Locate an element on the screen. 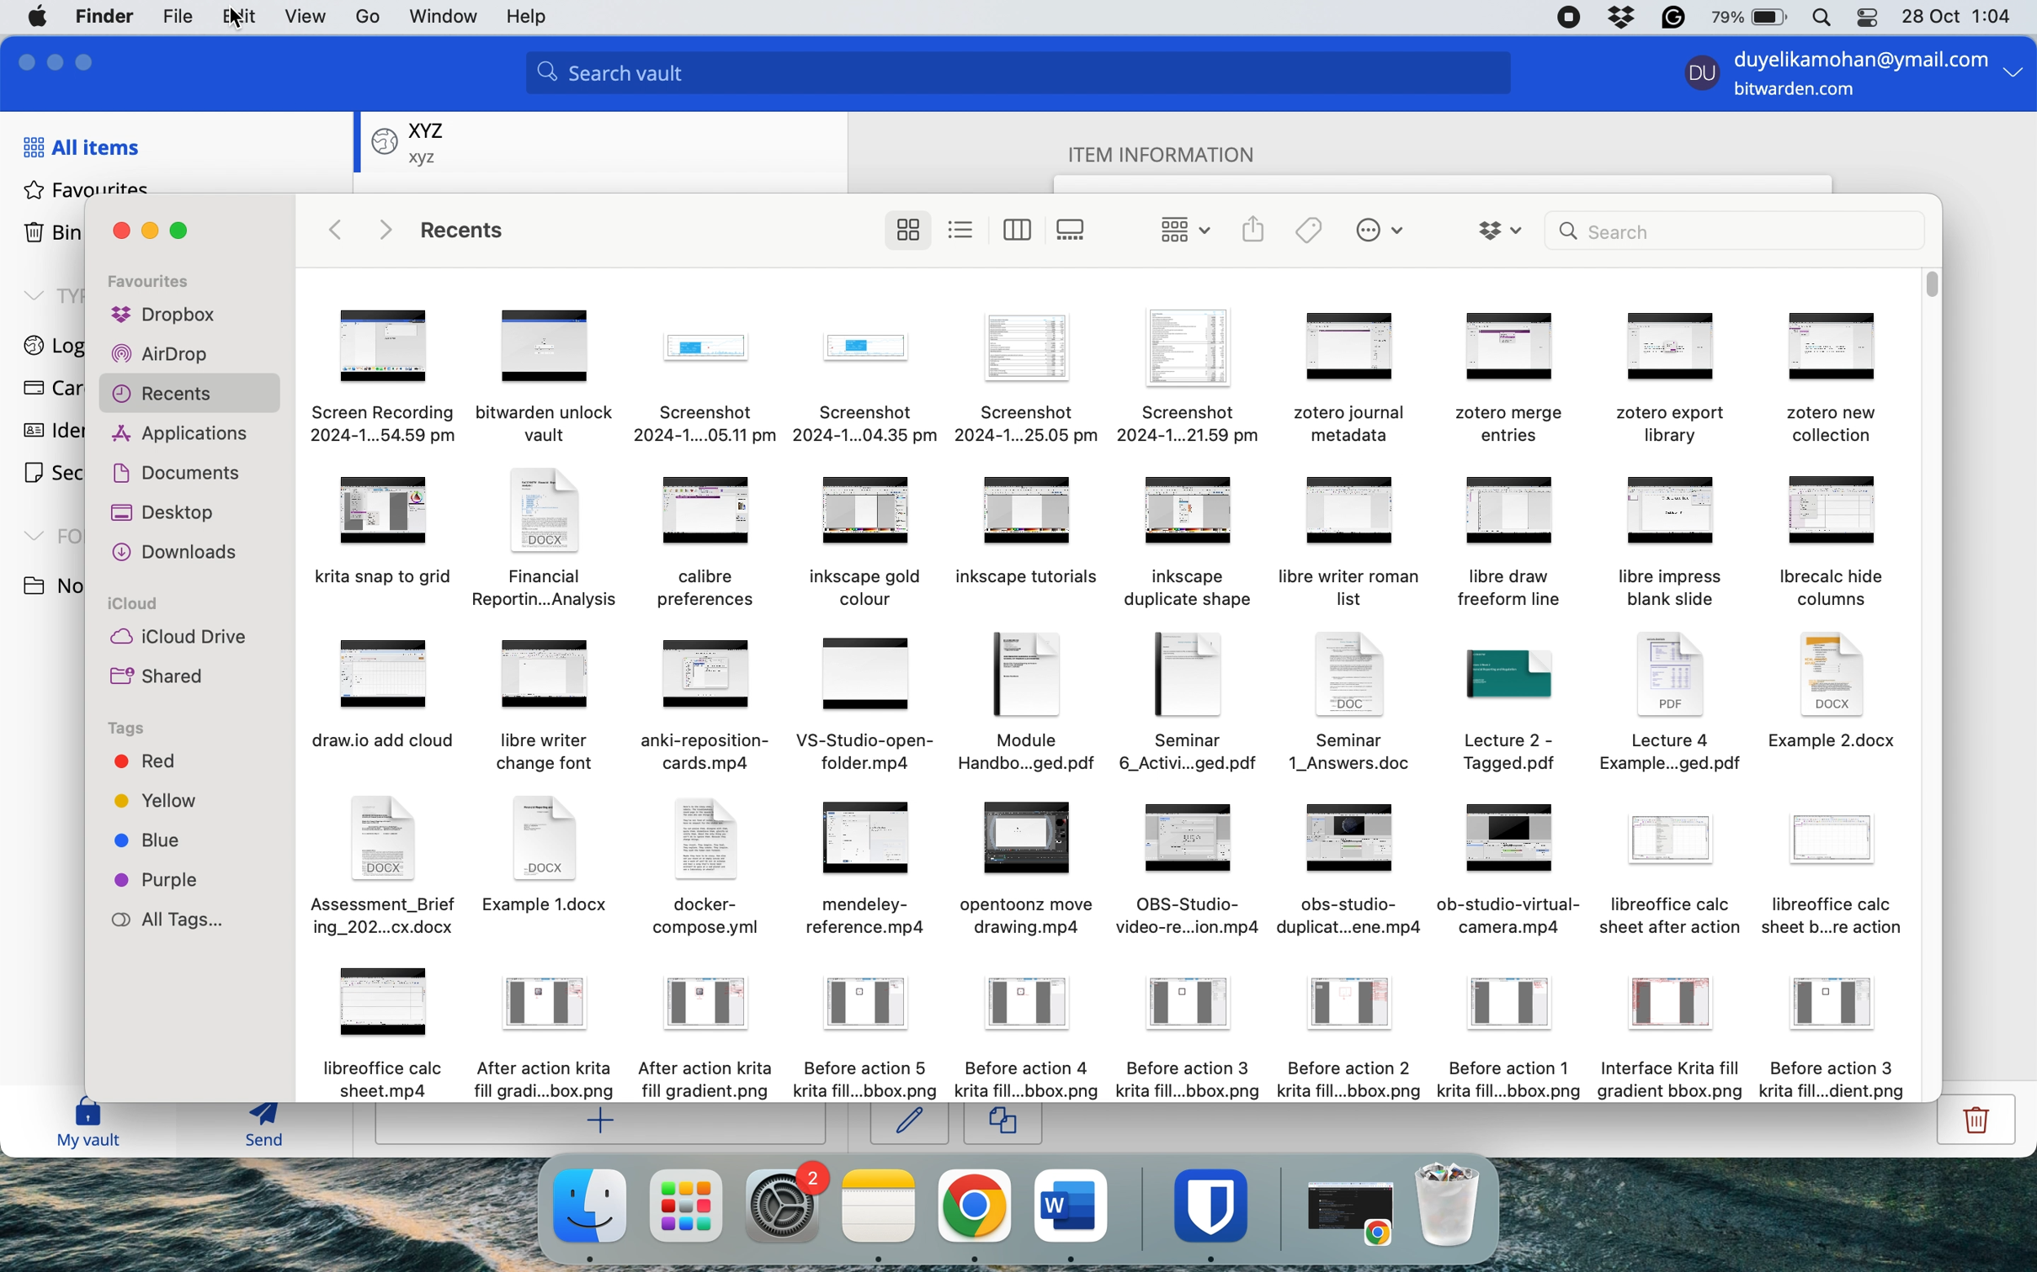 This screenshot has width=2037, height=1272. desktop is located at coordinates (172, 513).